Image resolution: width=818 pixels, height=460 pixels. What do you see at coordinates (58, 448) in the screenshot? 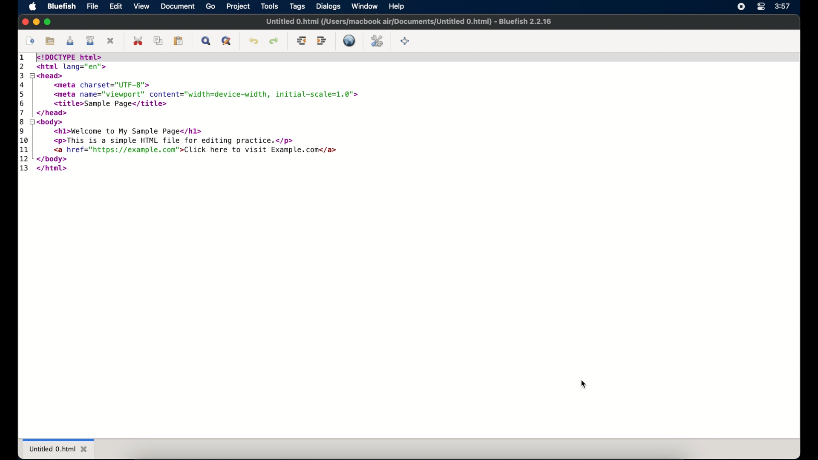
I see `untitled 0.html` at bounding box center [58, 448].